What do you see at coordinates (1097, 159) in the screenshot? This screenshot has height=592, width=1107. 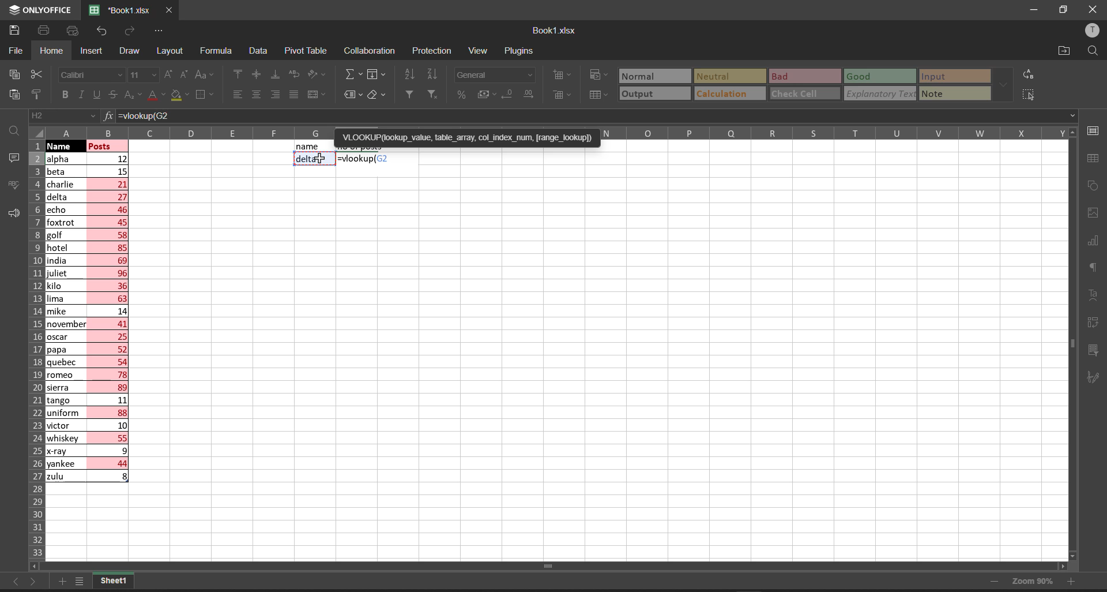 I see `table settings` at bounding box center [1097, 159].